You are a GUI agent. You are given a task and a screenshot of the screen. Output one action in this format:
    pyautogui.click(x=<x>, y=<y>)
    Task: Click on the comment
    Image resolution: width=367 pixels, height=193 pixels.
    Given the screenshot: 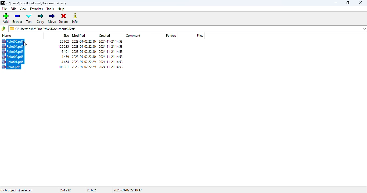 What is the action you would take?
    pyautogui.click(x=133, y=35)
    